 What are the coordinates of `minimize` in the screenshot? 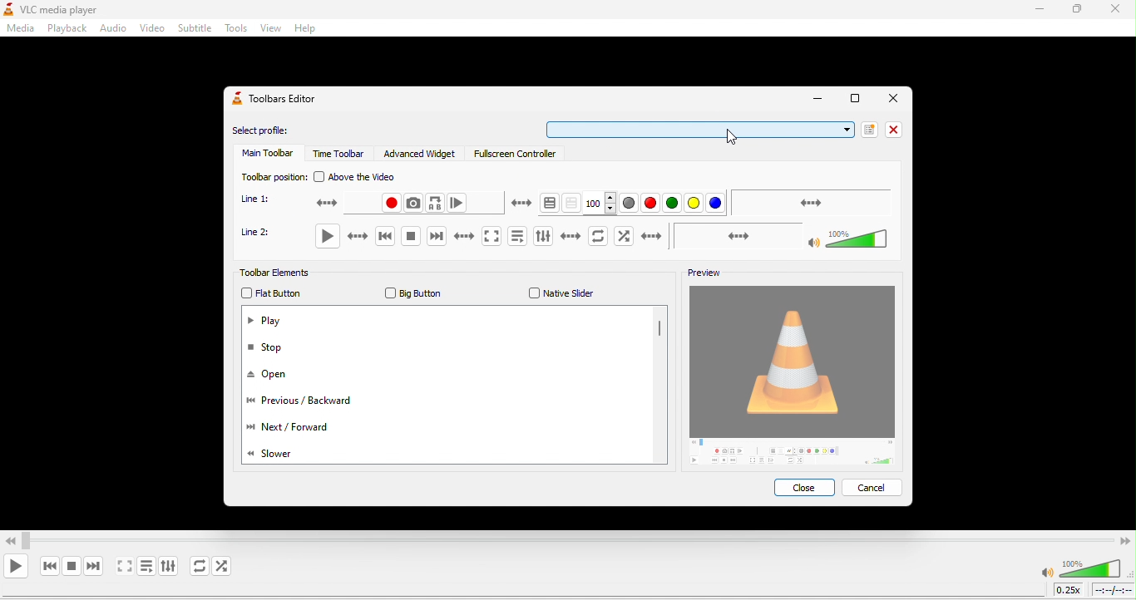 It's located at (817, 100).